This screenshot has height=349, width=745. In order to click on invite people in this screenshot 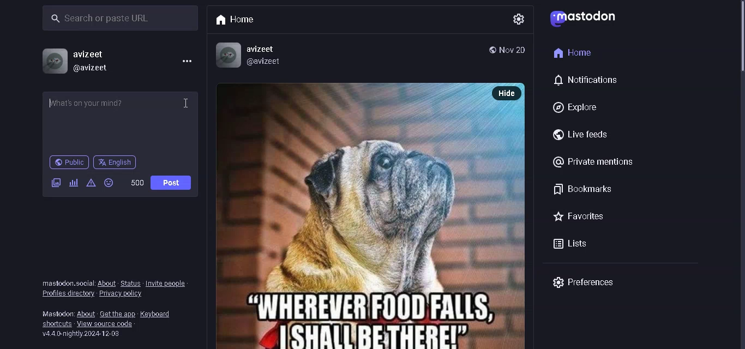, I will do `click(168, 284)`.